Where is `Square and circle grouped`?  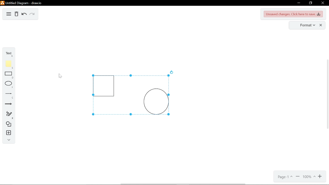
Square and circle grouped is located at coordinates (128, 96).